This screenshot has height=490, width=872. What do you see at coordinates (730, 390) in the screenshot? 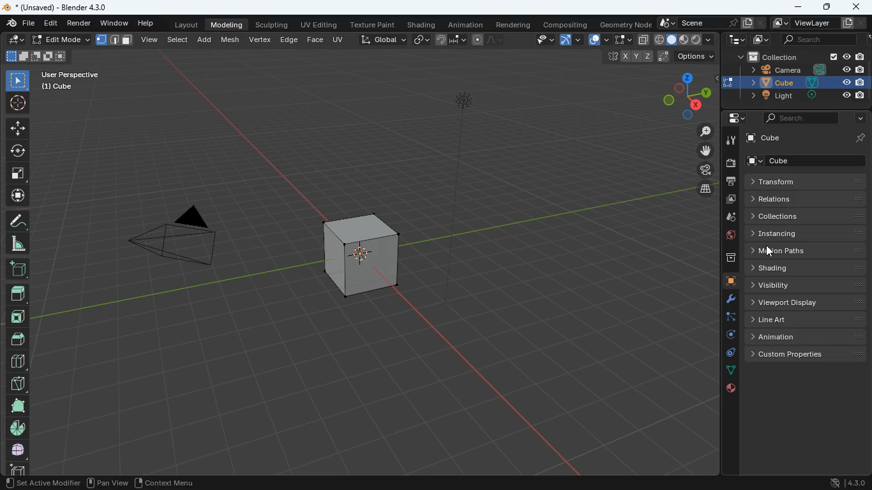
I see `public` at bounding box center [730, 390].